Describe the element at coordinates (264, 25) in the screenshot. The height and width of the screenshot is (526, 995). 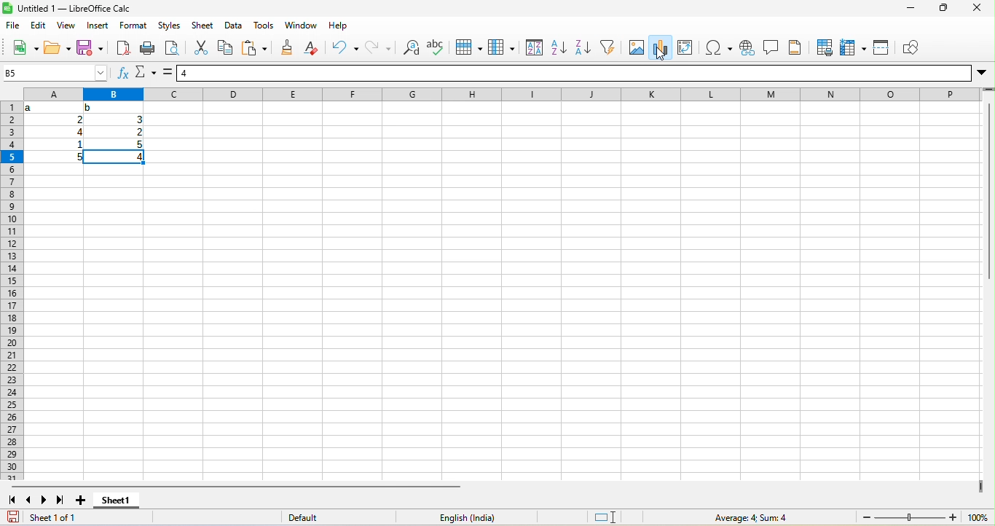
I see `tools` at that location.